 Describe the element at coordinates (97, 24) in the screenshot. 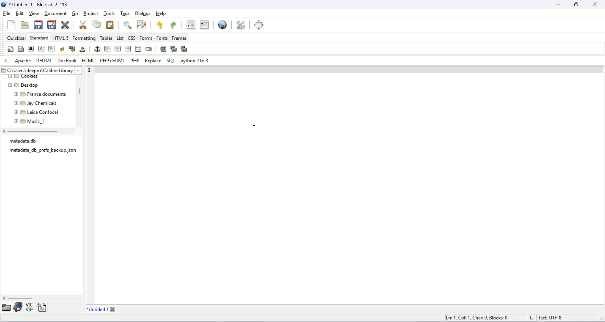

I see `copy` at that location.